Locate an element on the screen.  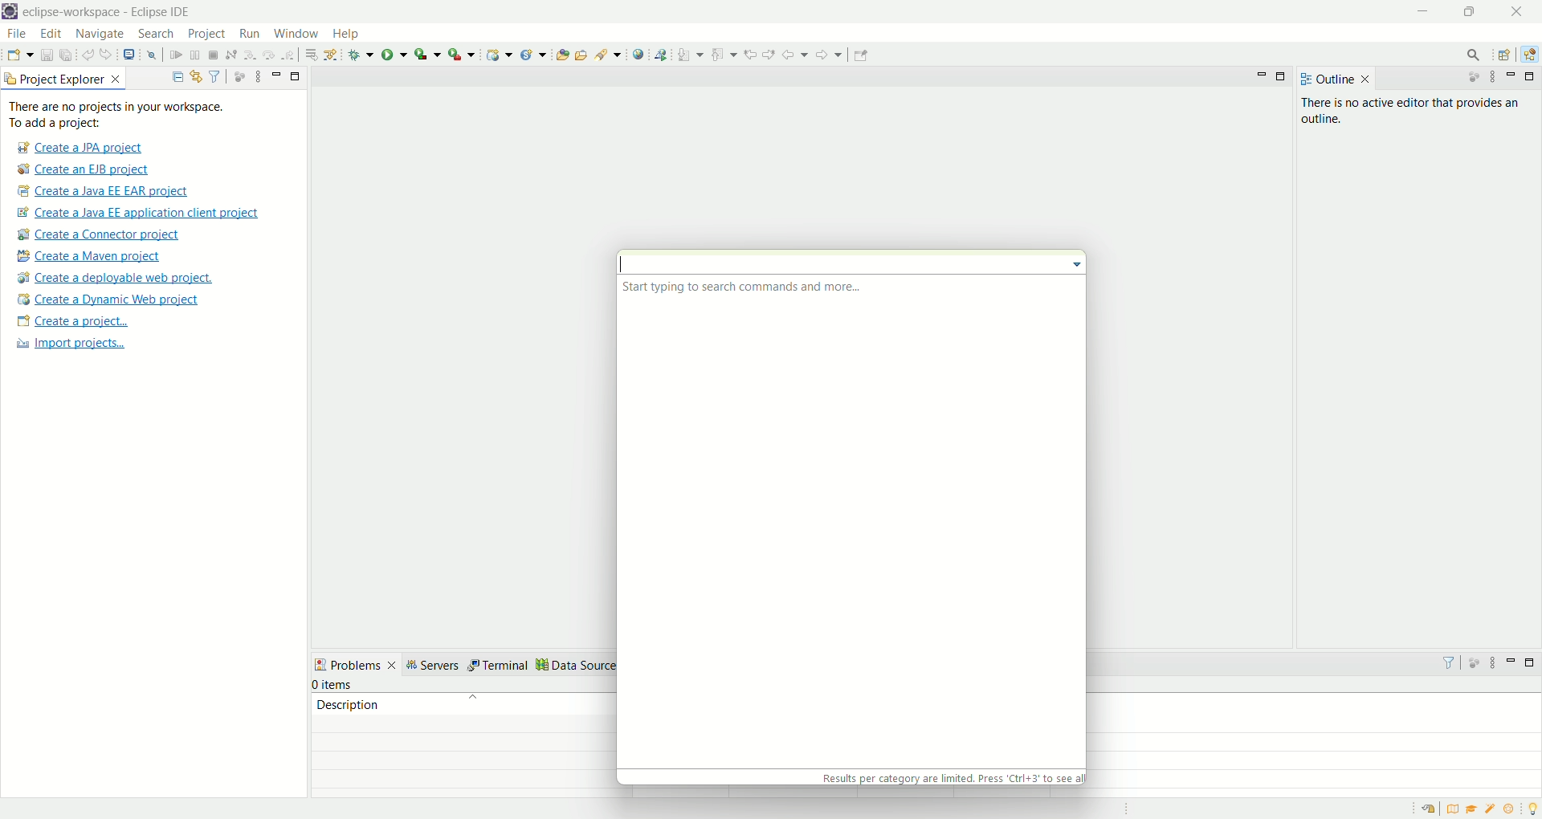
open type is located at coordinates (561, 55).